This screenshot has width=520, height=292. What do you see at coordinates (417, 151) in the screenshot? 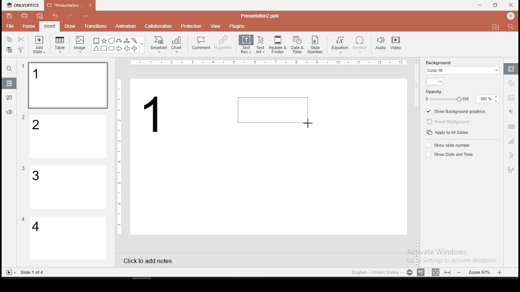
I see `scroll bar` at bounding box center [417, 151].